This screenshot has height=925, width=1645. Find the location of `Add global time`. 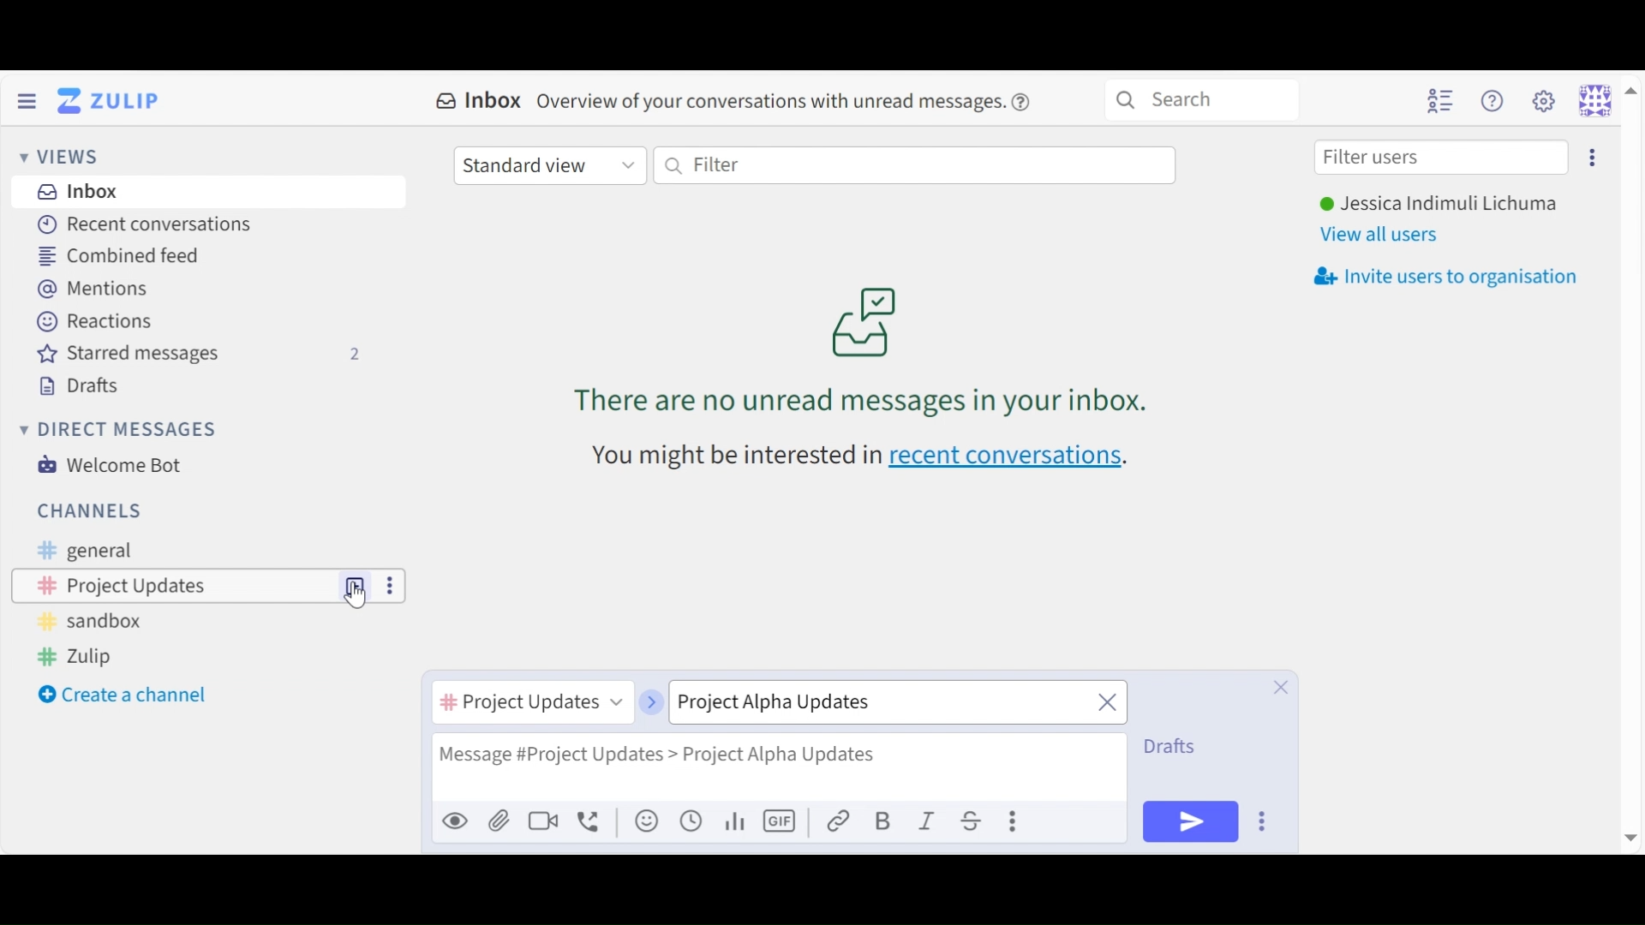

Add global time is located at coordinates (691, 821).